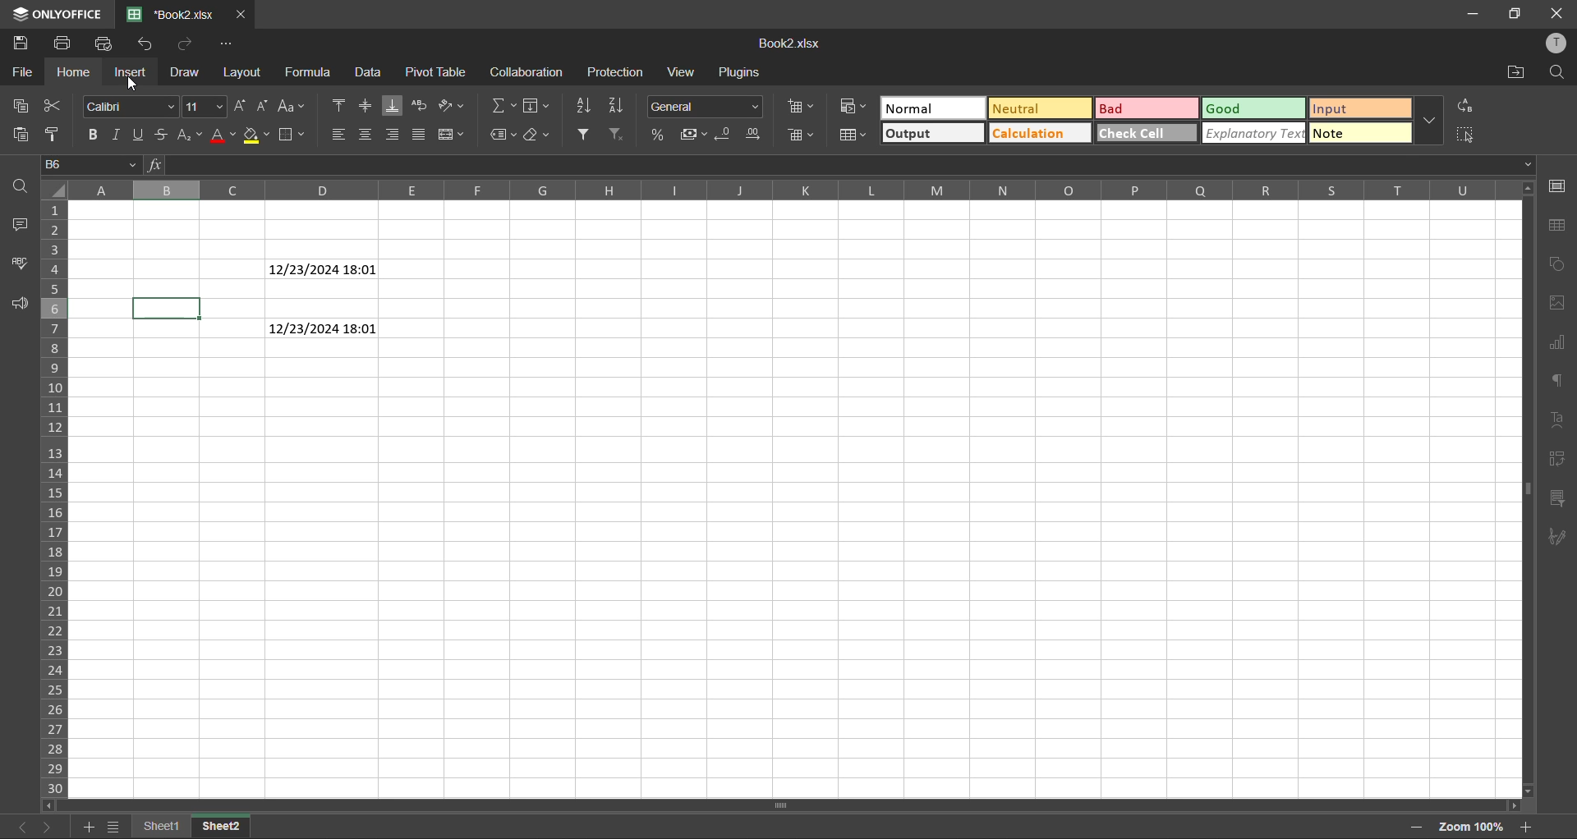 This screenshot has width=1577, height=839. I want to click on font size, so click(206, 107).